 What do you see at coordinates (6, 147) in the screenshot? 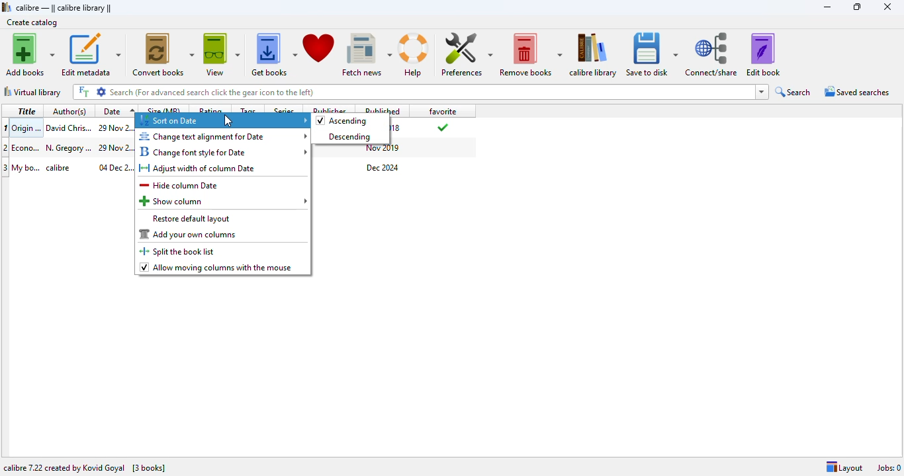
I see `2` at bounding box center [6, 147].